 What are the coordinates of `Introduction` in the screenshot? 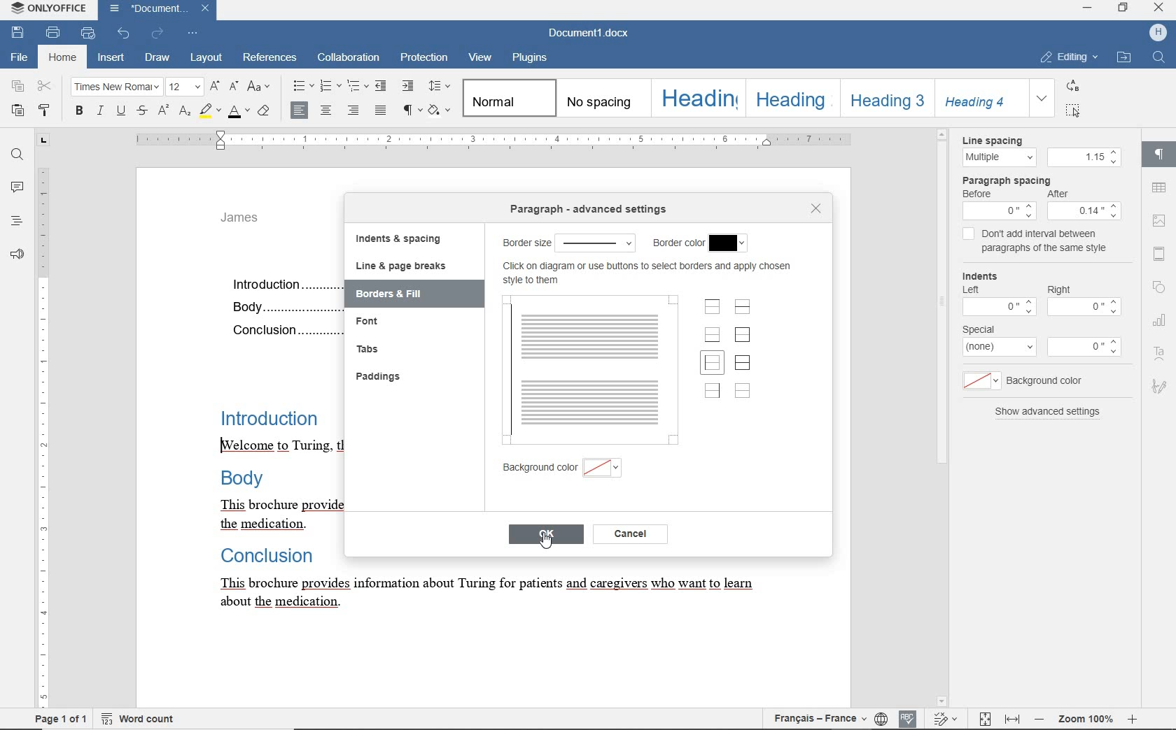 It's located at (274, 417).